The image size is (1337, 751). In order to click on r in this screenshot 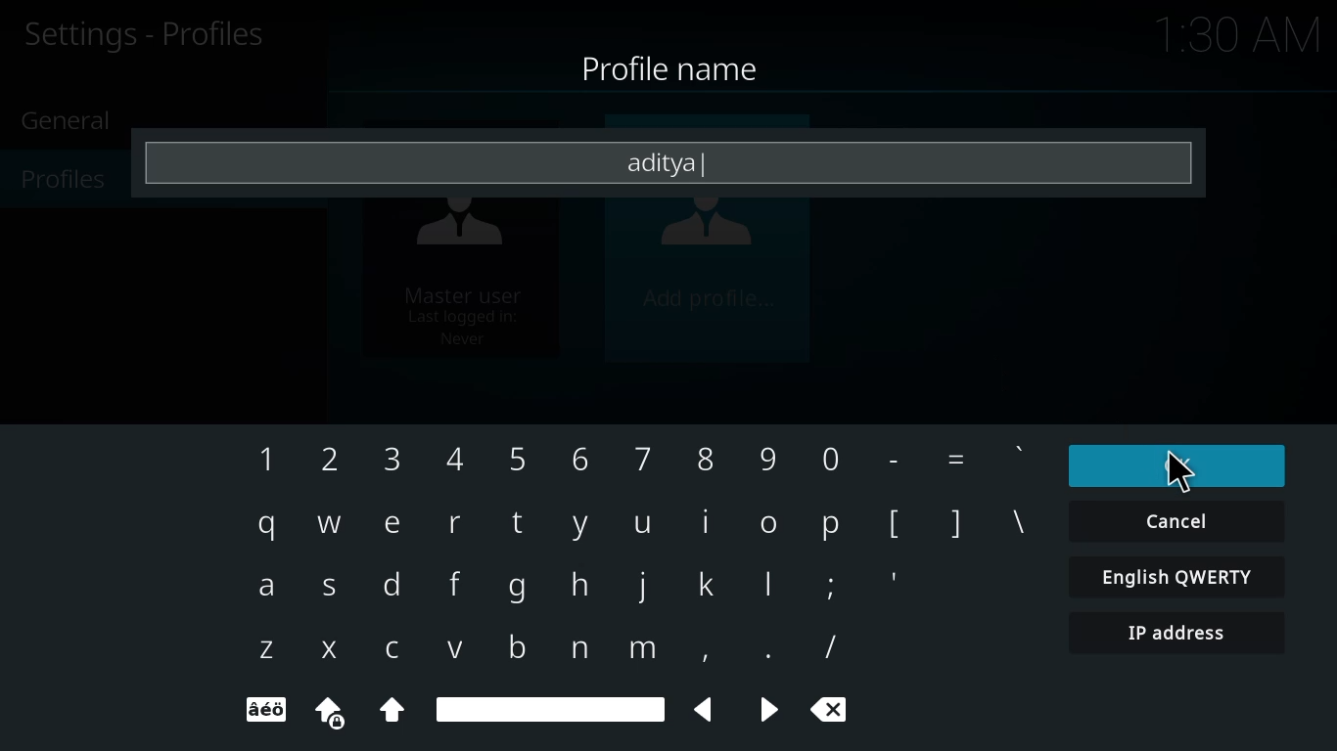, I will do `click(453, 525)`.